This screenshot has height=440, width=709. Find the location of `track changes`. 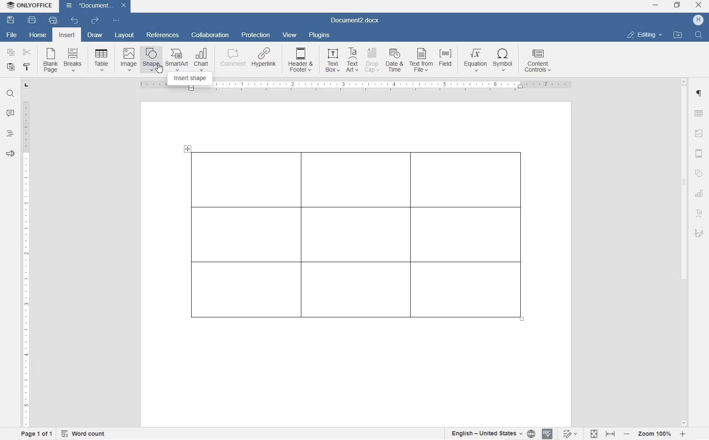

track changes is located at coordinates (572, 434).